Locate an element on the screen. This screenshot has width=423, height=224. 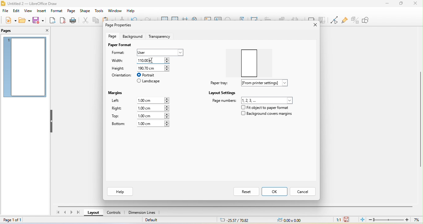
show gluepoint function is located at coordinates (344, 20).